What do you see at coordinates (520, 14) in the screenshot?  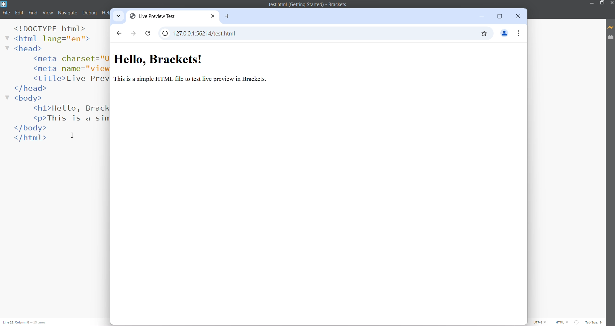 I see `Close` at bounding box center [520, 14].